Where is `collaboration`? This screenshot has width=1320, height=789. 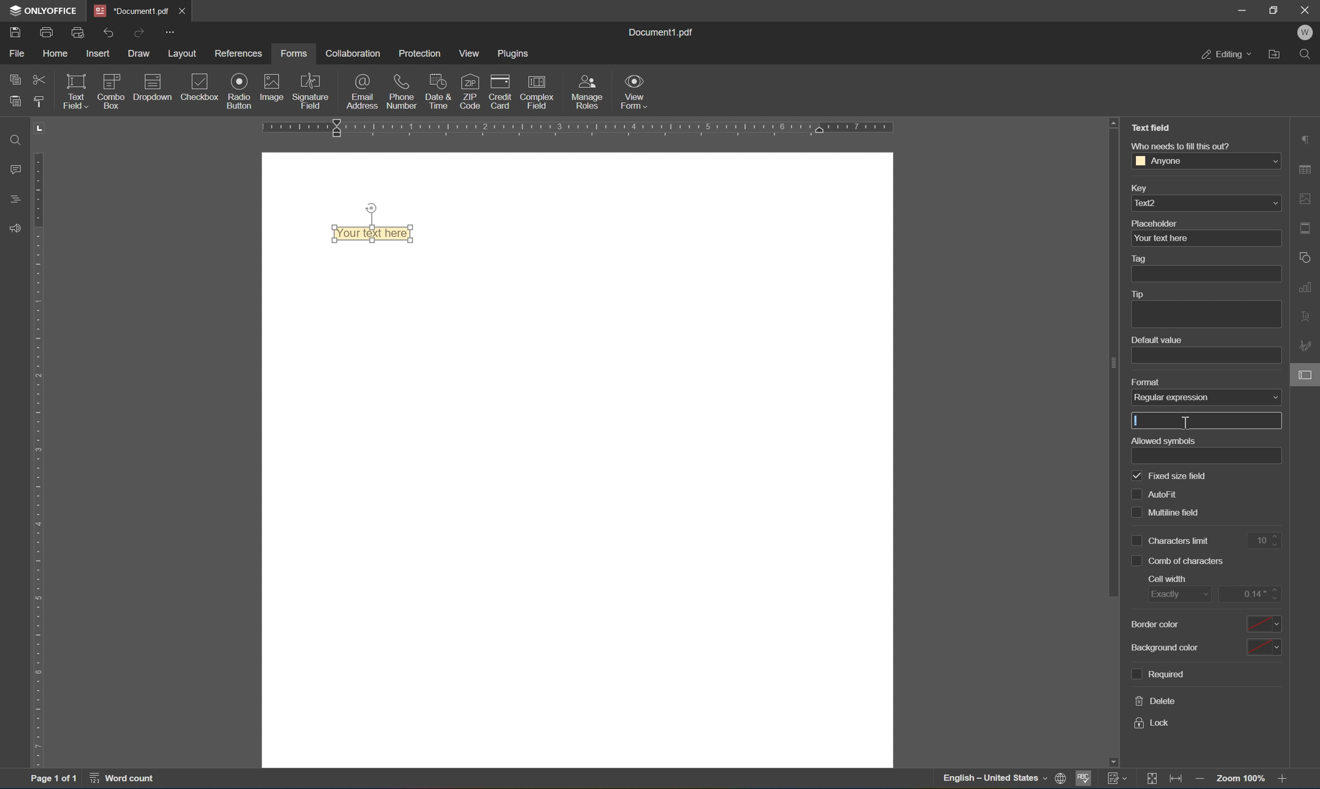 collaboration is located at coordinates (355, 54).